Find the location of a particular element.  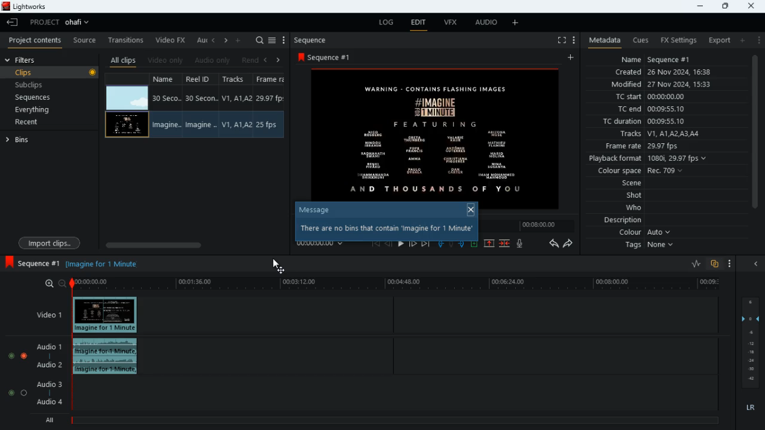

fps is located at coordinates (271, 80).